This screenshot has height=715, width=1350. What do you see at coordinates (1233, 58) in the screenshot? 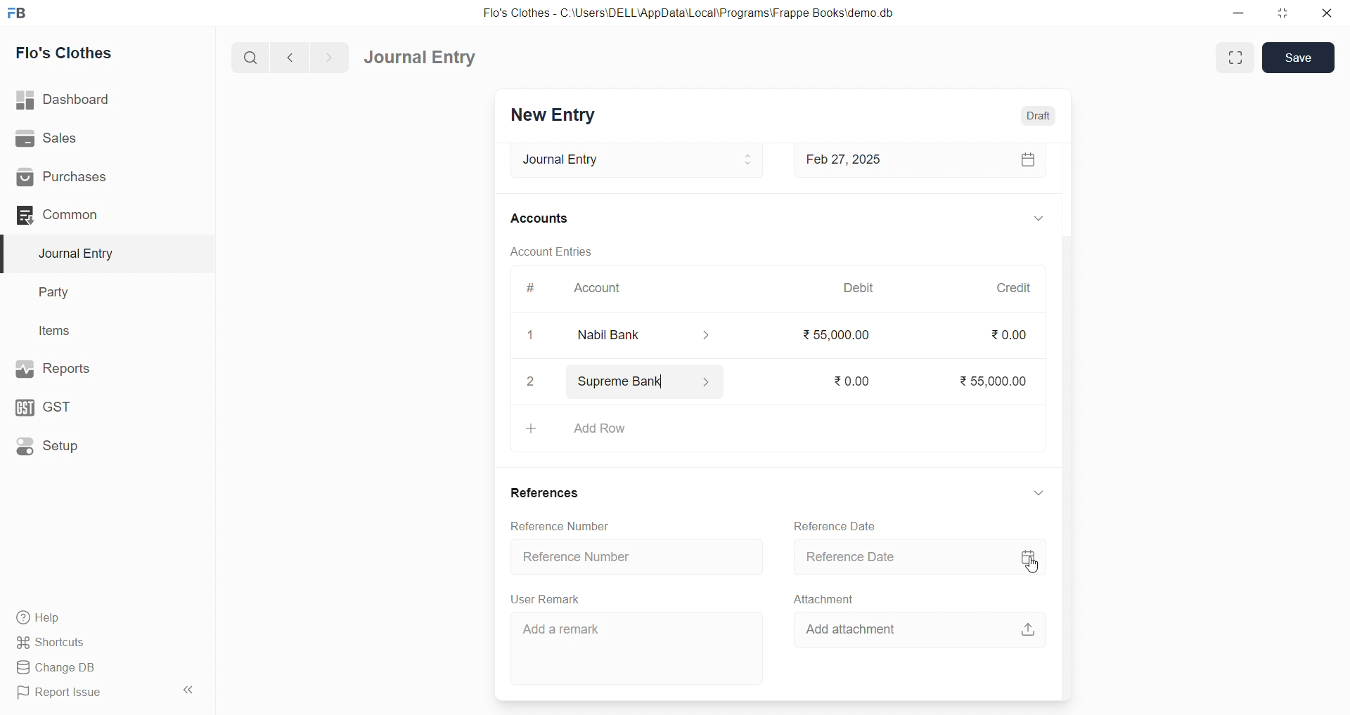
I see `Fit window` at bounding box center [1233, 58].